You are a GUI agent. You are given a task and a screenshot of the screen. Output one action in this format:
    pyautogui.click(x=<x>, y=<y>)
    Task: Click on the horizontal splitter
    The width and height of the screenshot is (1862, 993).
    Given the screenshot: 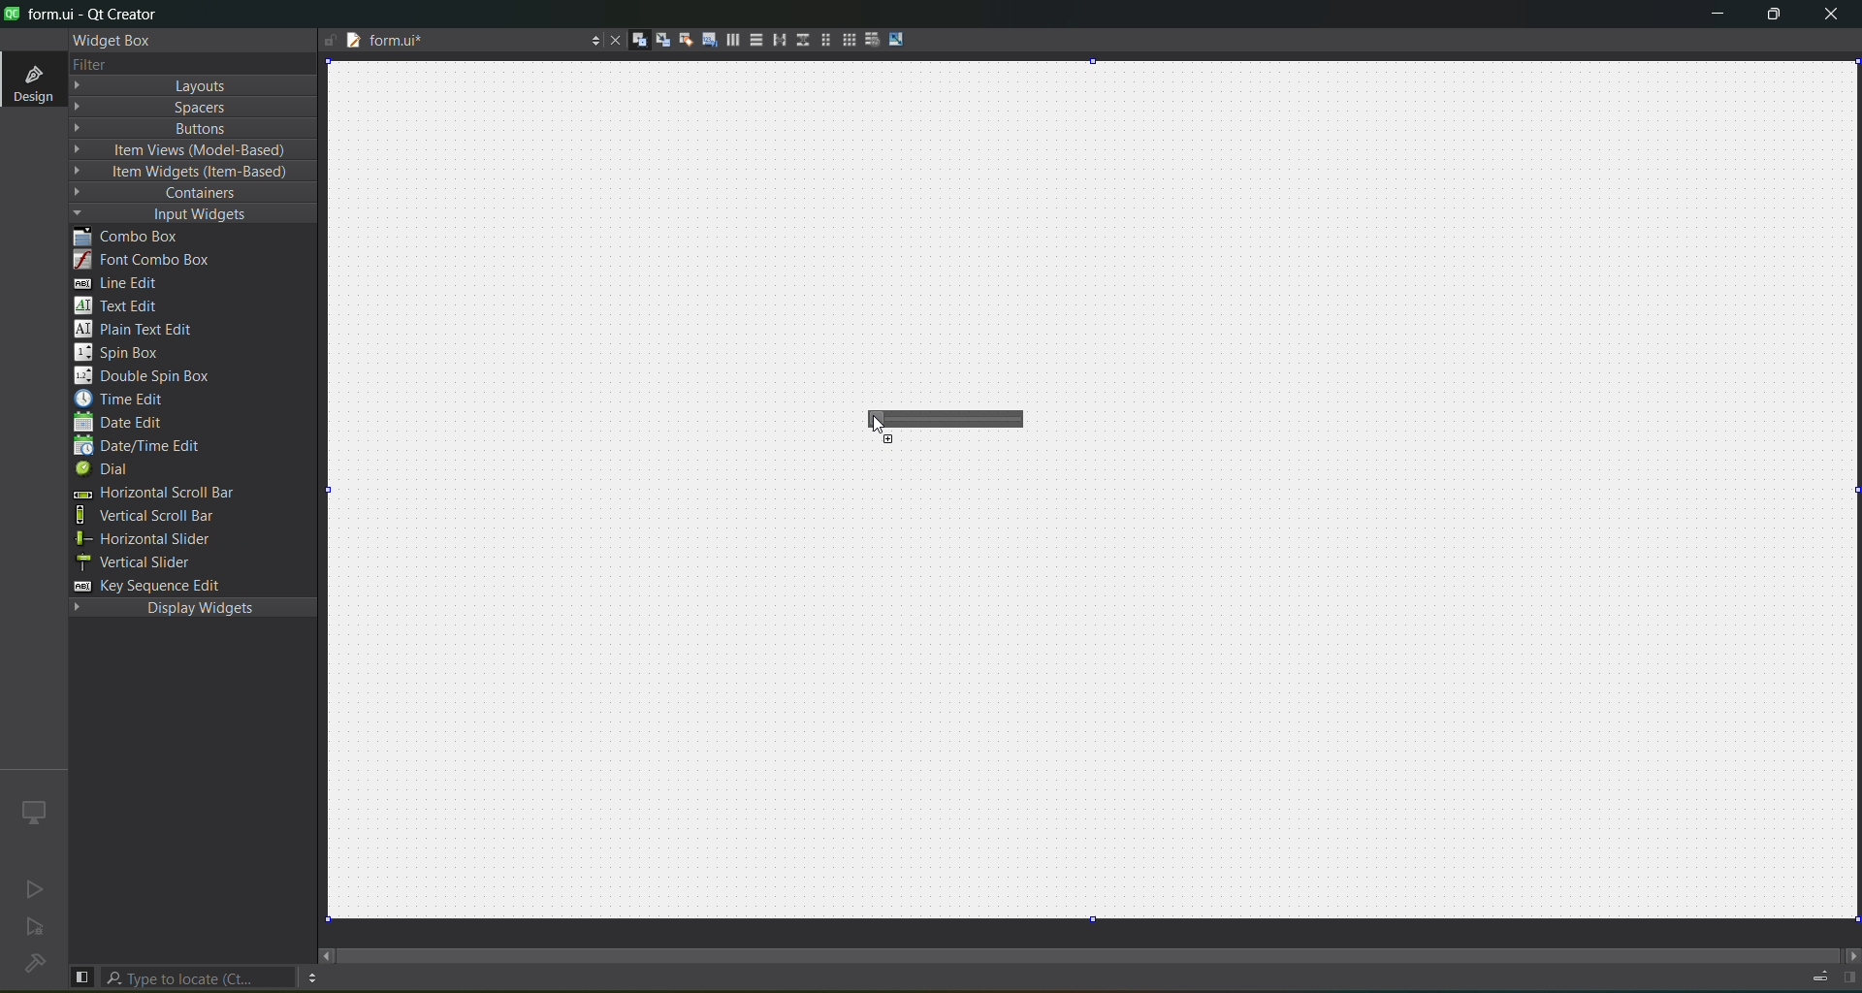 What is the action you would take?
    pyautogui.click(x=778, y=41)
    